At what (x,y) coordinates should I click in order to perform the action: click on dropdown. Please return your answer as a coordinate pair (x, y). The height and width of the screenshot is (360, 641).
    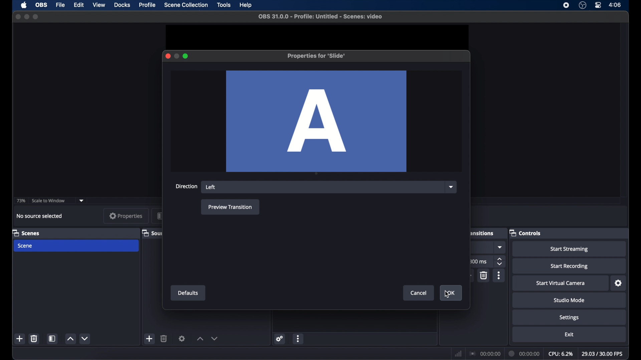
    Looking at the image, I should click on (82, 201).